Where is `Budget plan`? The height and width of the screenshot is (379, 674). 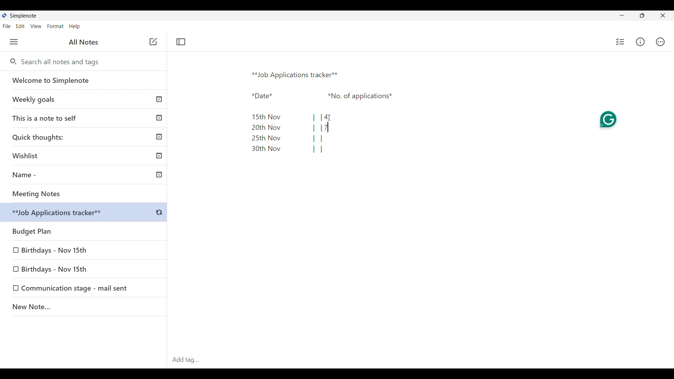 Budget plan is located at coordinates (84, 230).